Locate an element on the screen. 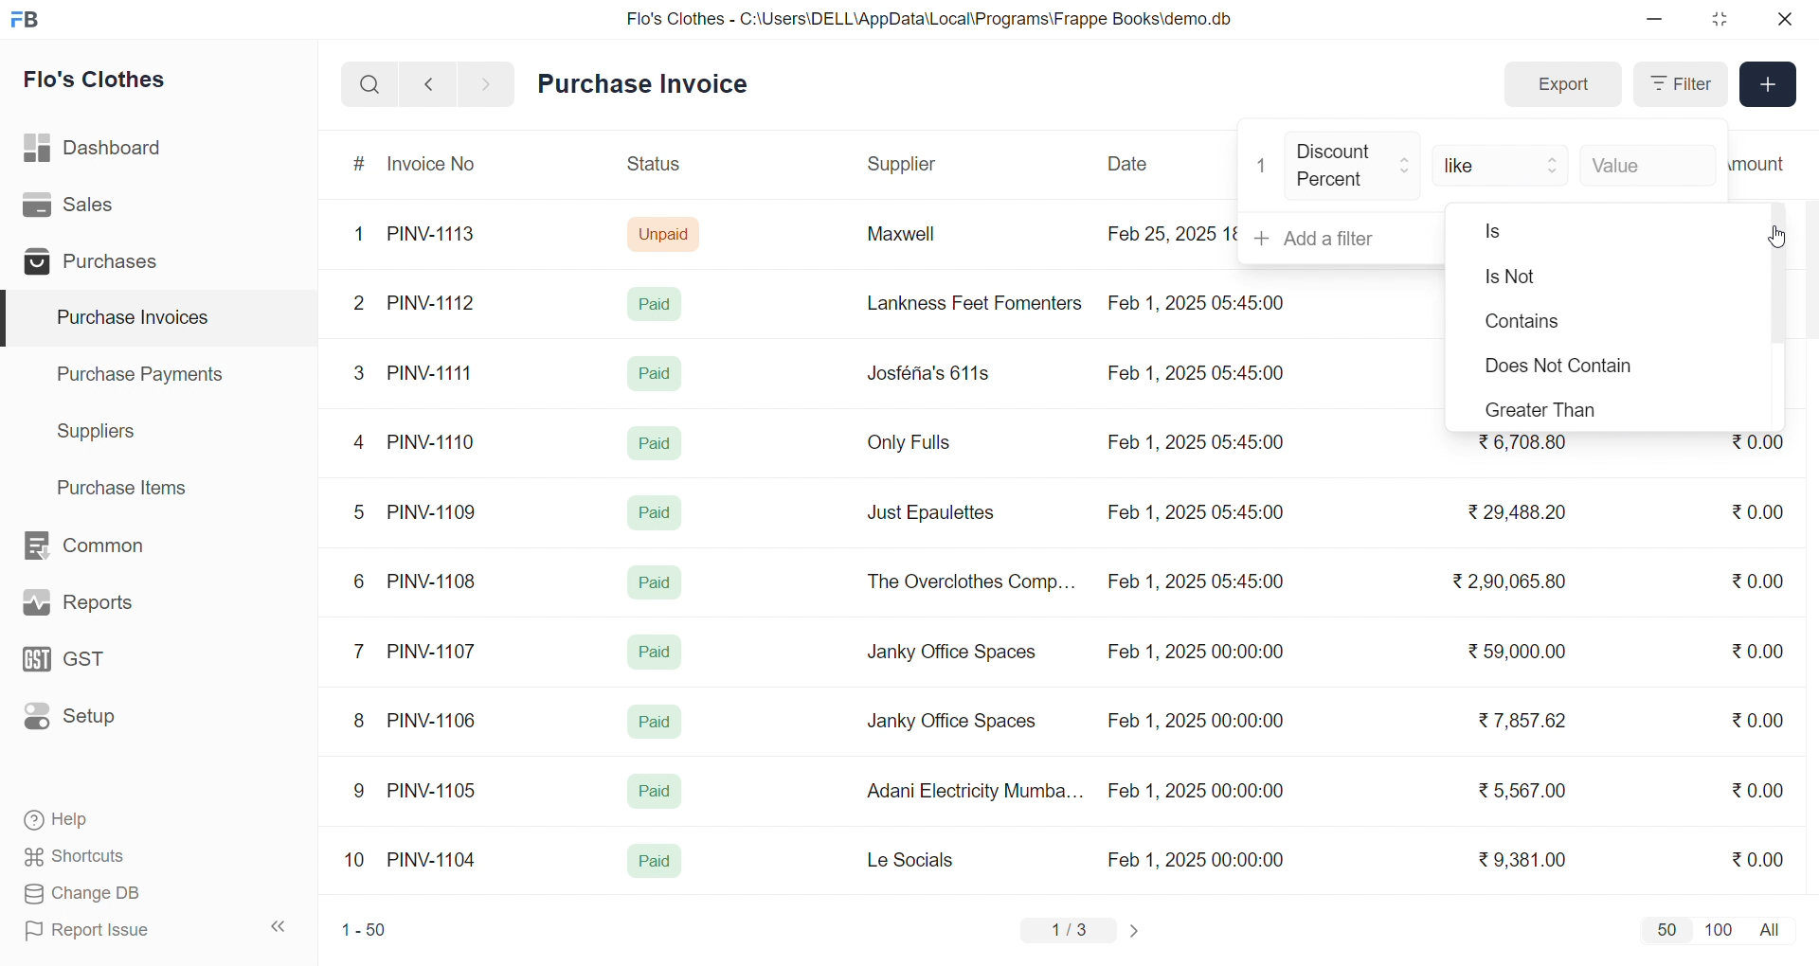 This screenshot has height=966, width=1819. Only Fulls is located at coordinates (917, 447).